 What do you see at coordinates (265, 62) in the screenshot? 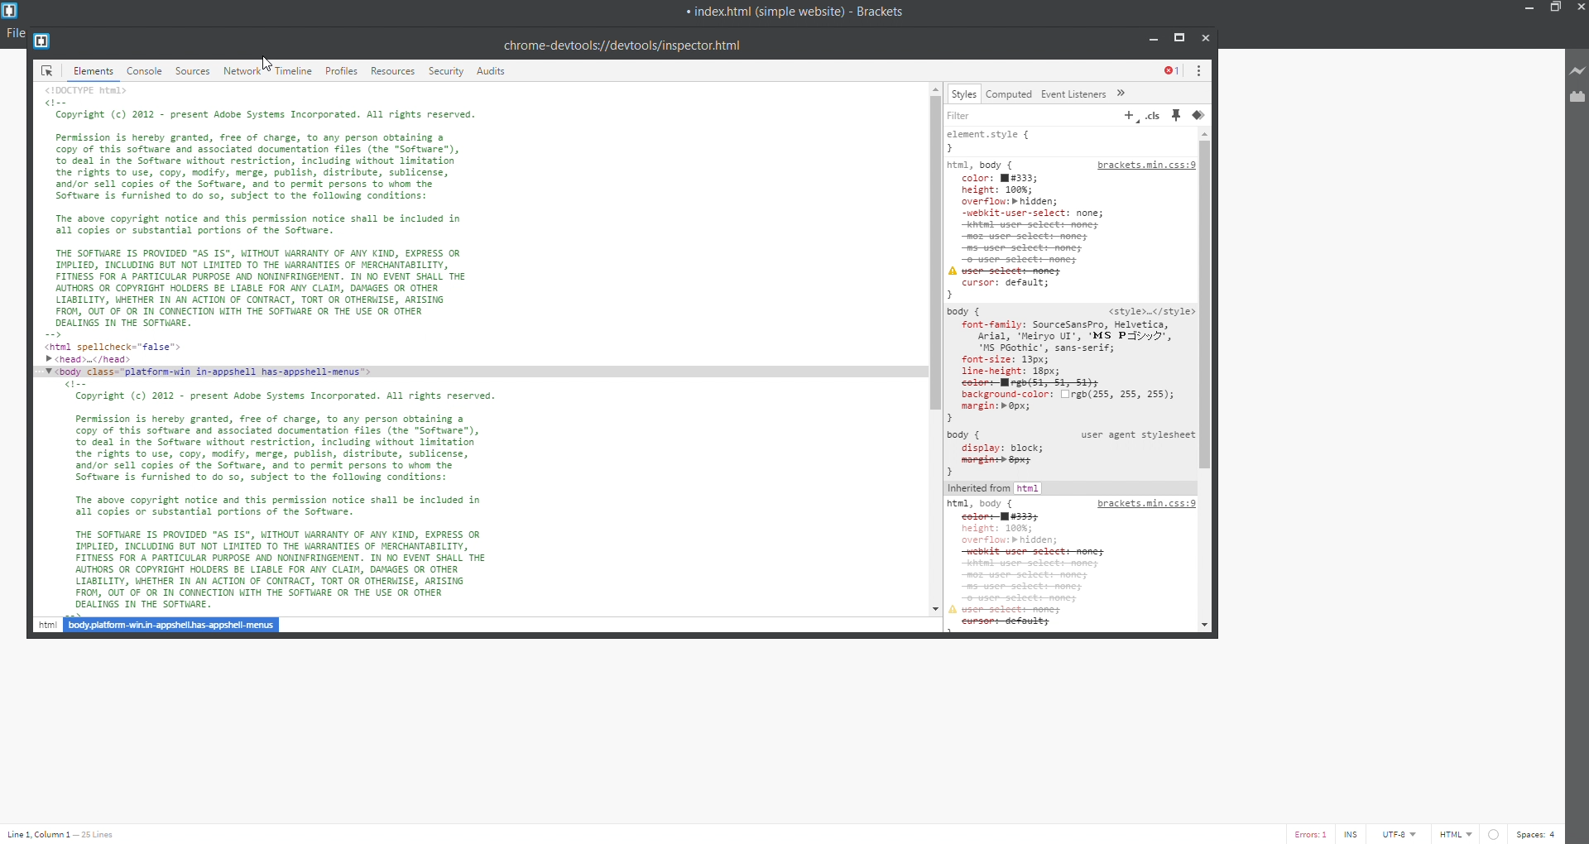
I see `cursor` at bounding box center [265, 62].